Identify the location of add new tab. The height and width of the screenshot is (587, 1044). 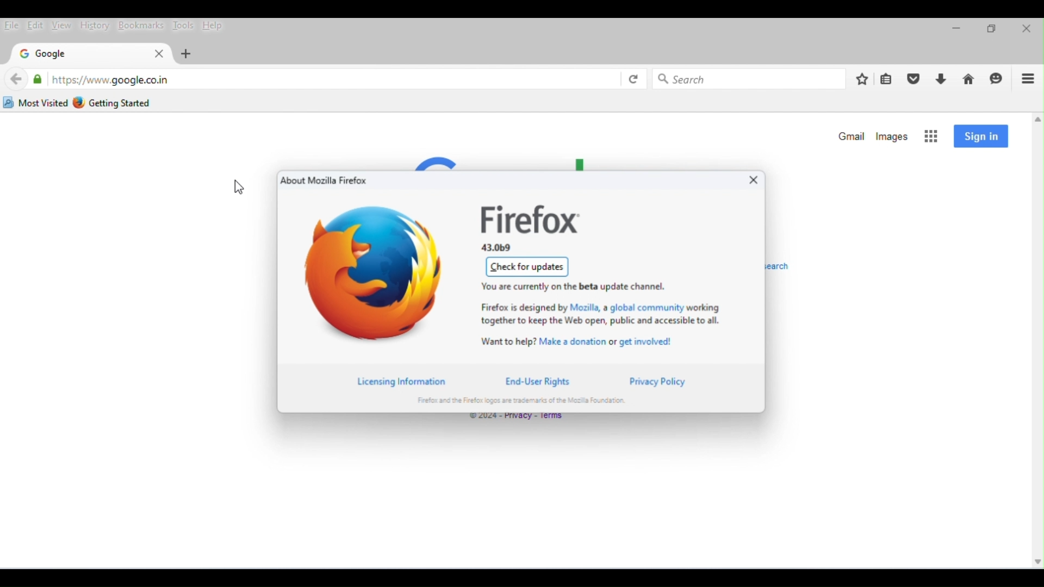
(187, 54).